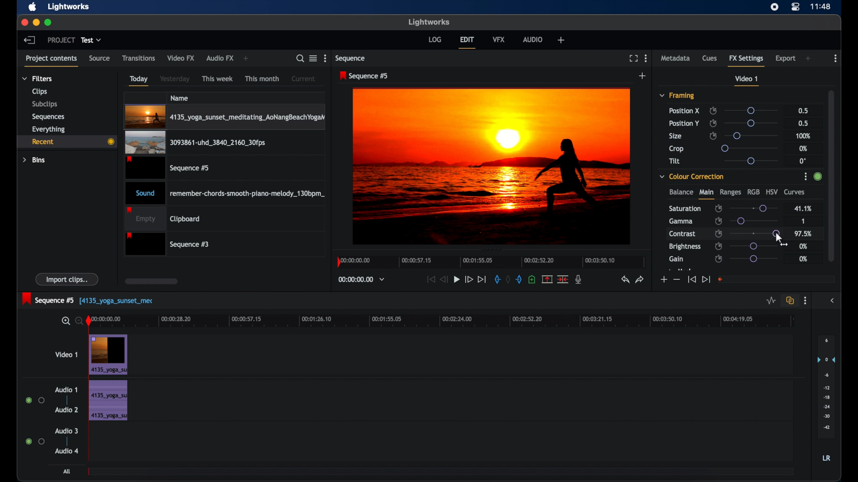  I want to click on minimize, so click(34, 22).